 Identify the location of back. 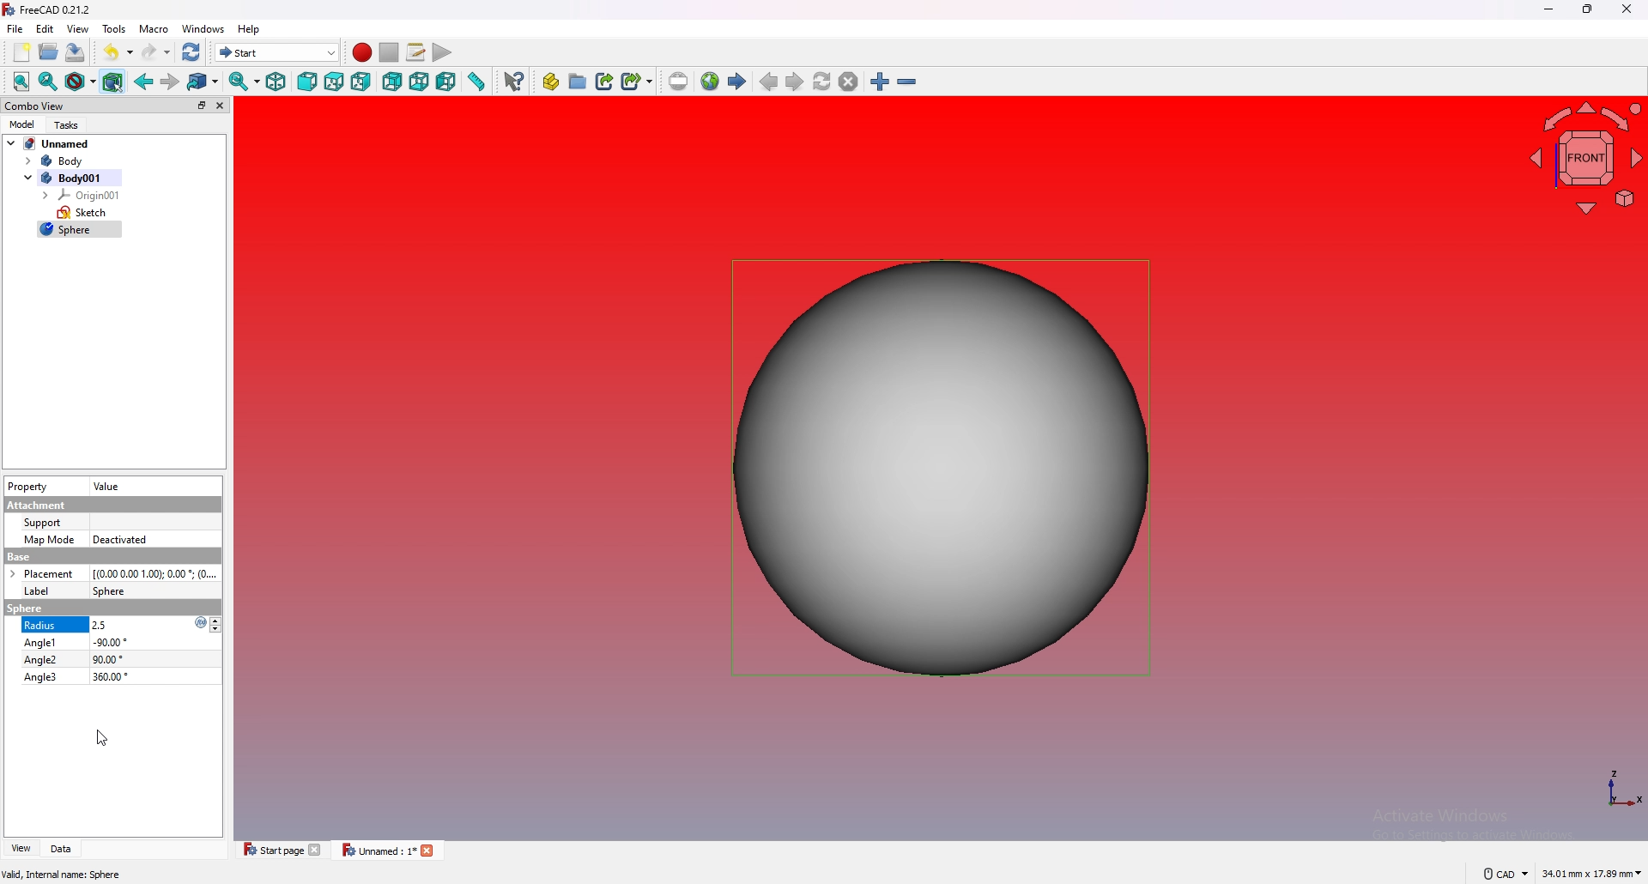
(143, 82).